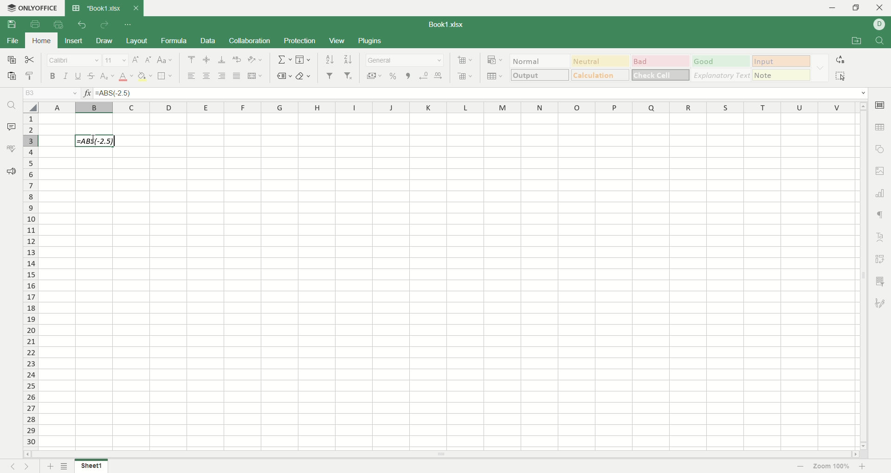 This screenshot has width=891, height=473. What do you see at coordinates (304, 59) in the screenshot?
I see `fill` at bounding box center [304, 59].